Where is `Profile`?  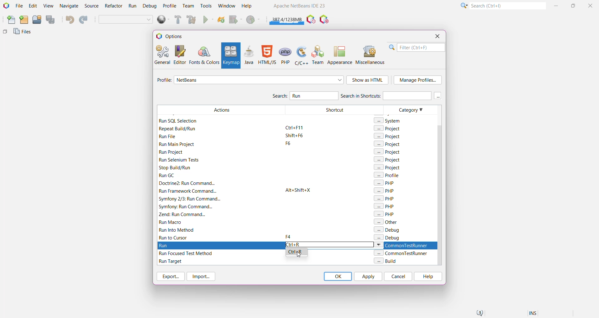 Profile is located at coordinates (163, 81).